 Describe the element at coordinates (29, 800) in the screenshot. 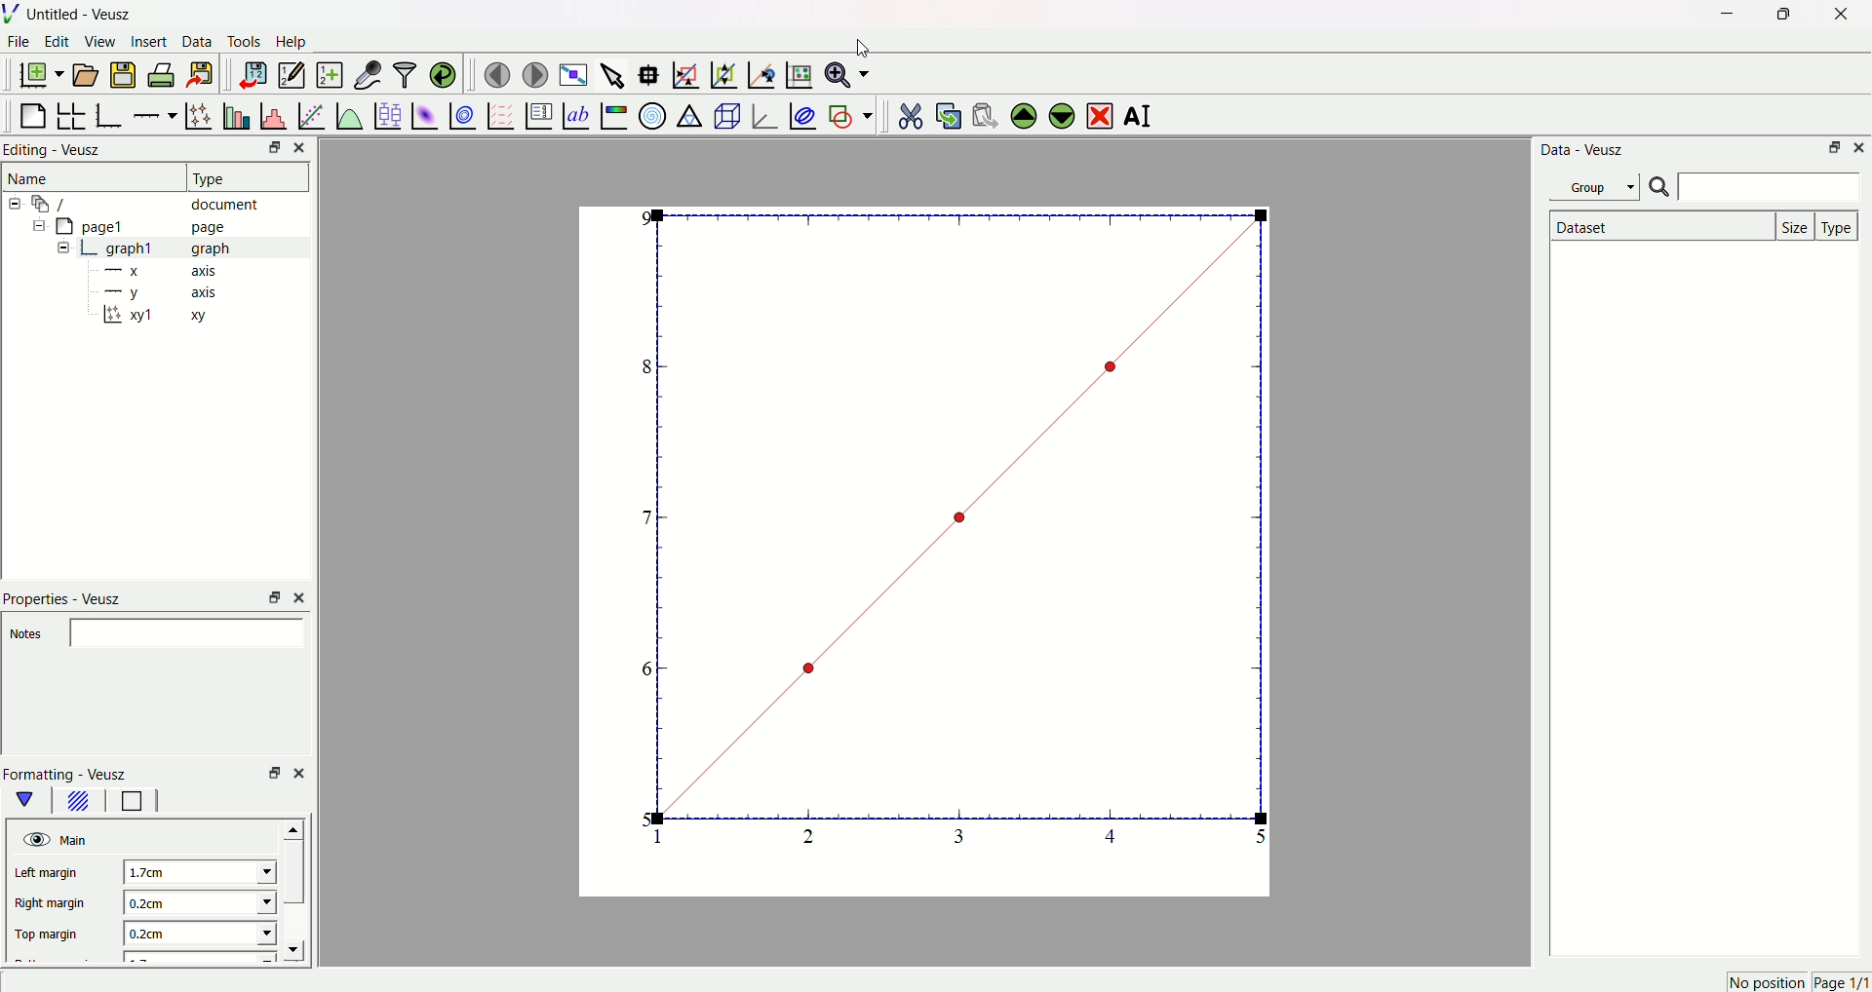

I see `main` at that location.